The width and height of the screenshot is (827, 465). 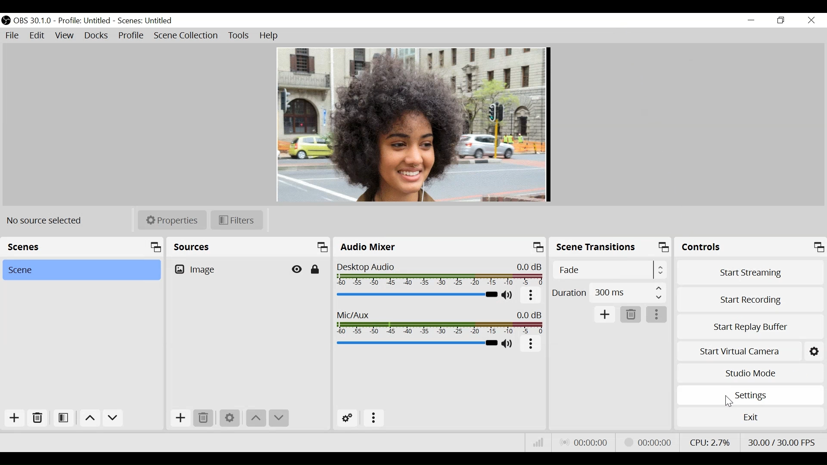 I want to click on More options, so click(x=373, y=418).